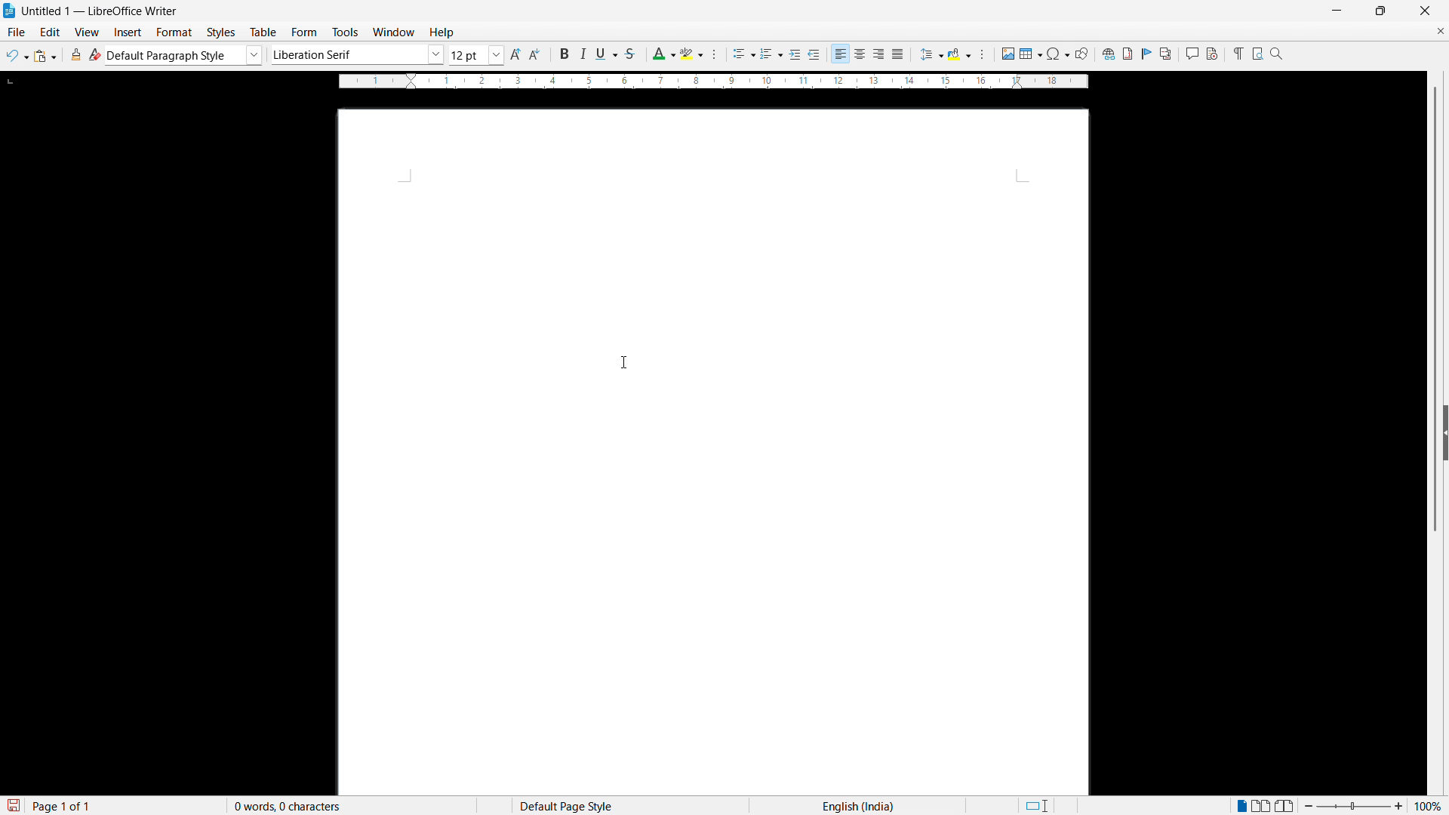  Describe the element at coordinates (128, 32) in the screenshot. I see `Insert ` at that location.